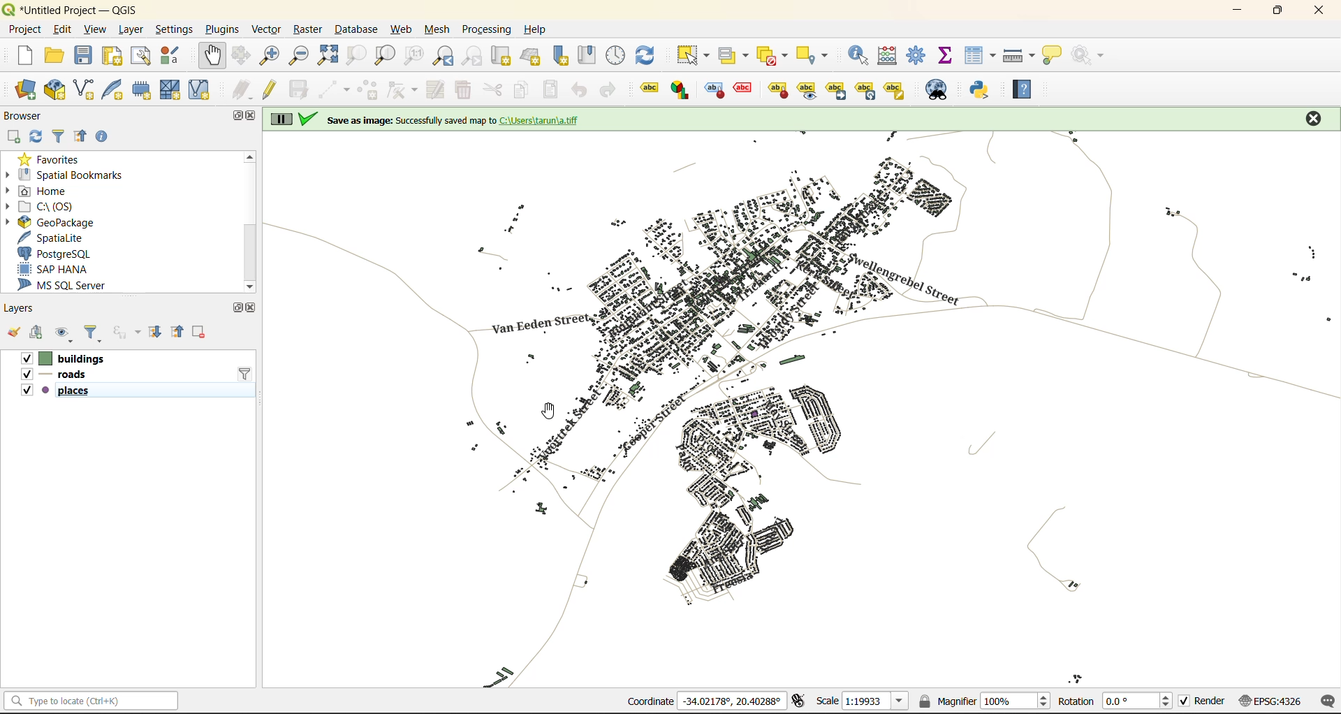  What do you see at coordinates (473, 55) in the screenshot?
I see `zoom next` at bounding box center [473, 55].